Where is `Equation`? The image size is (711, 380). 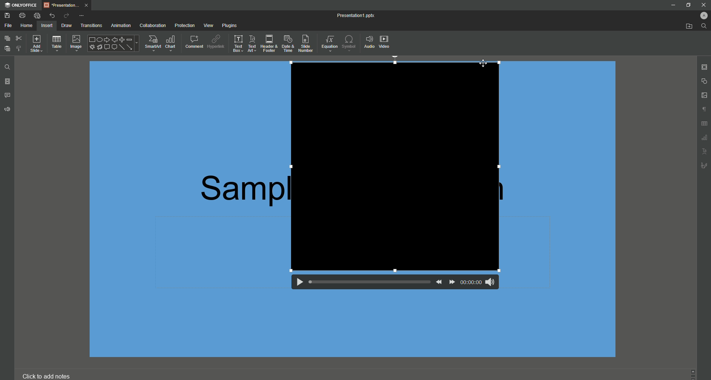 Equation is located at coordinates (330, 44).